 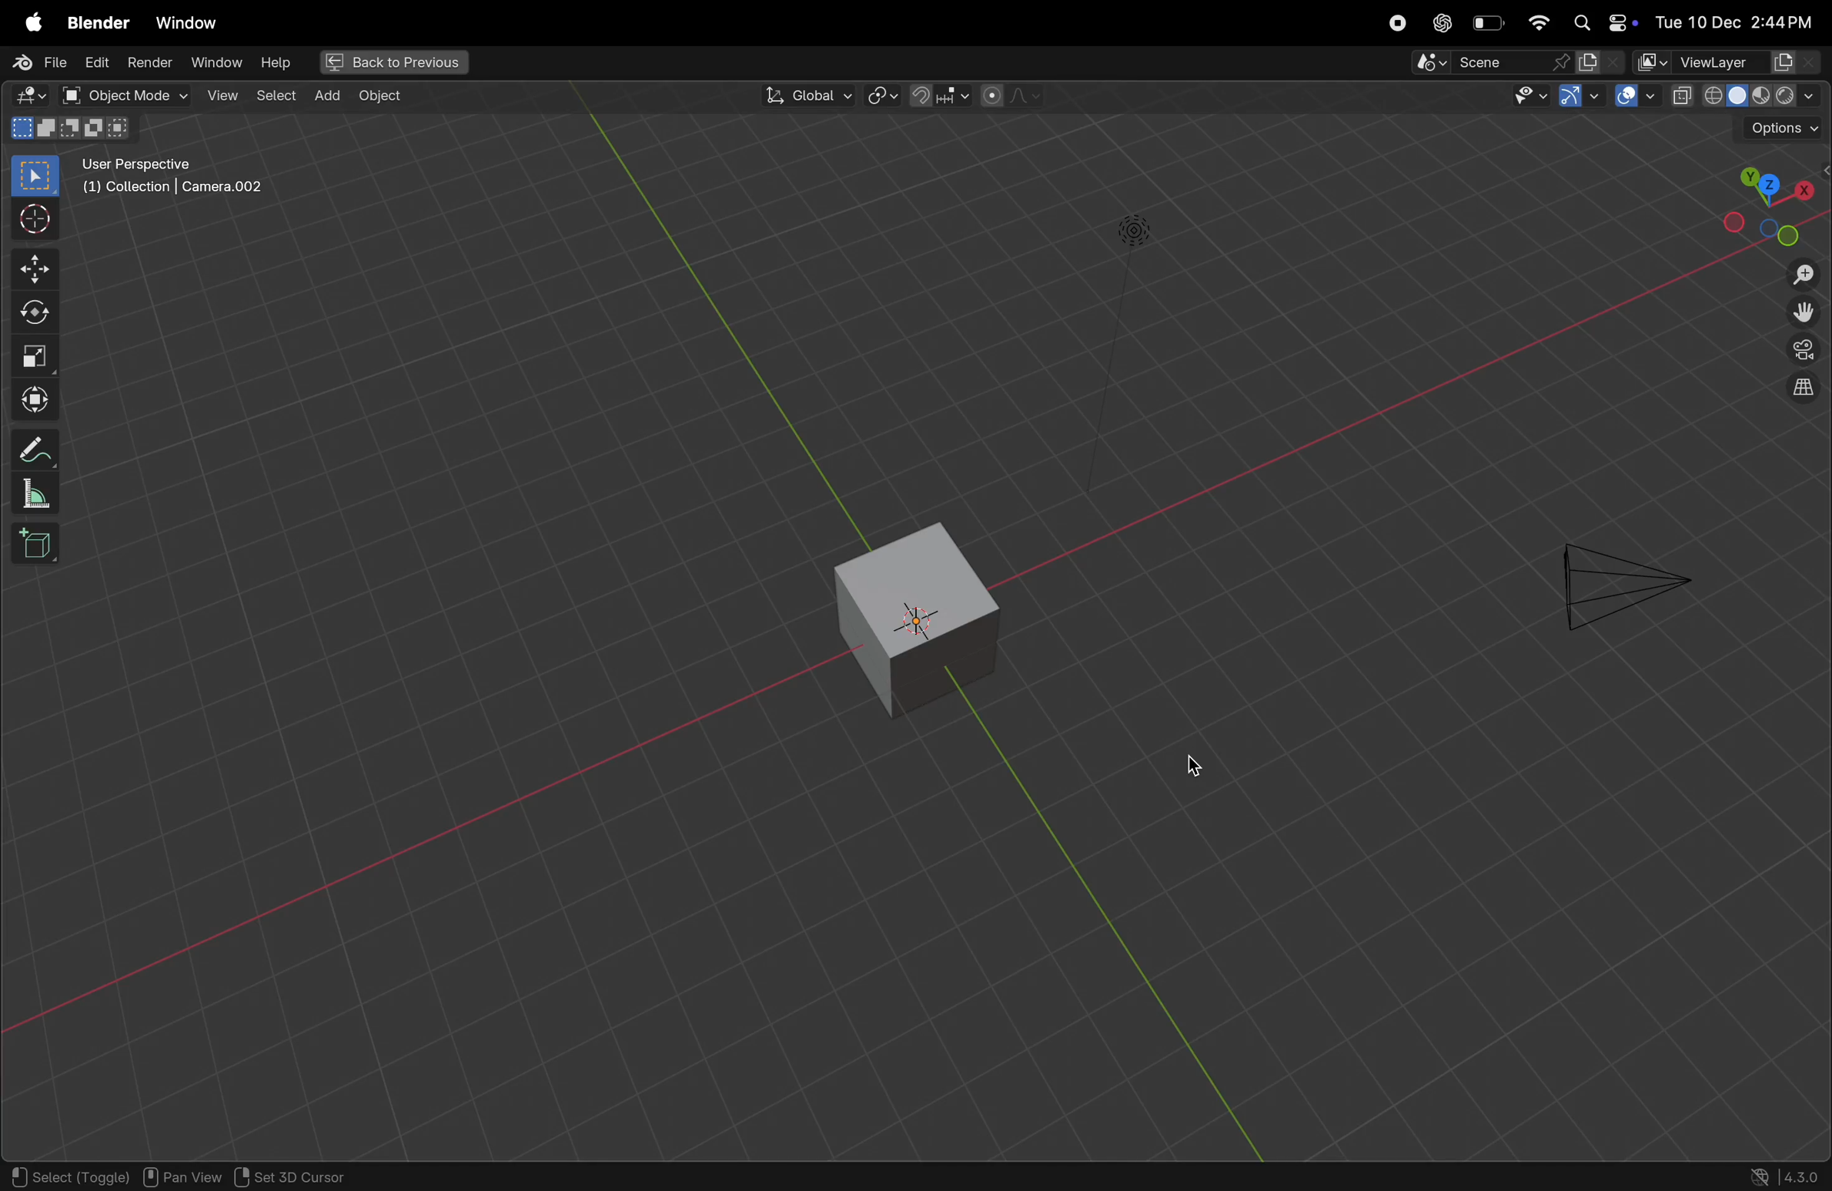 What do you see at coordinates (126, 96) in the screenshot?
I see `object mode` at bounding box center [126, 96].